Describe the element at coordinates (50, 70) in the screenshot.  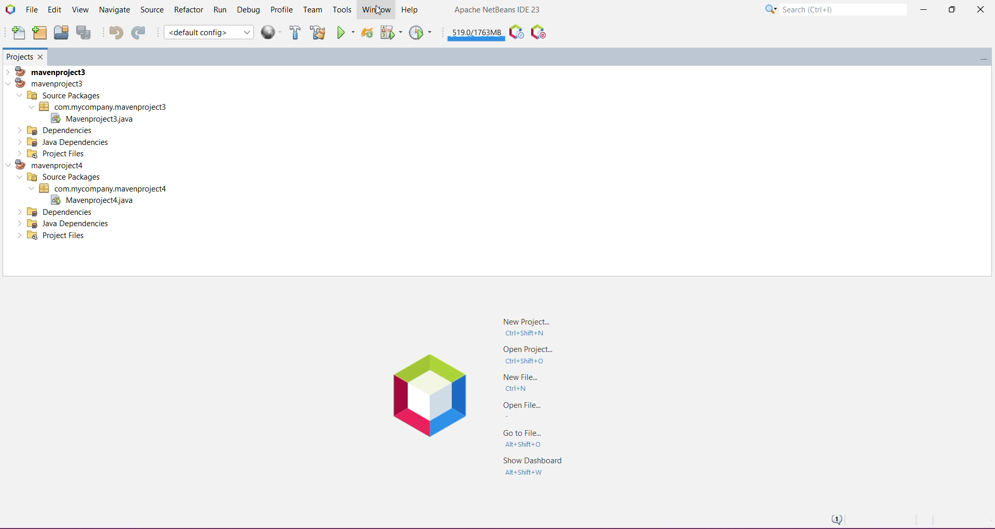
I see `mavenproject3` at that location.